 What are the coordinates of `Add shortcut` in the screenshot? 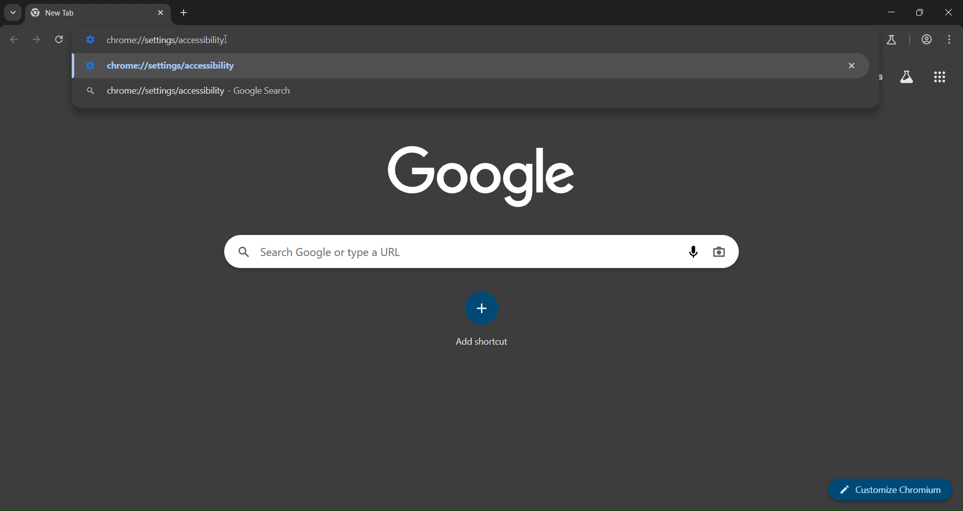 It's located at (491, 343).